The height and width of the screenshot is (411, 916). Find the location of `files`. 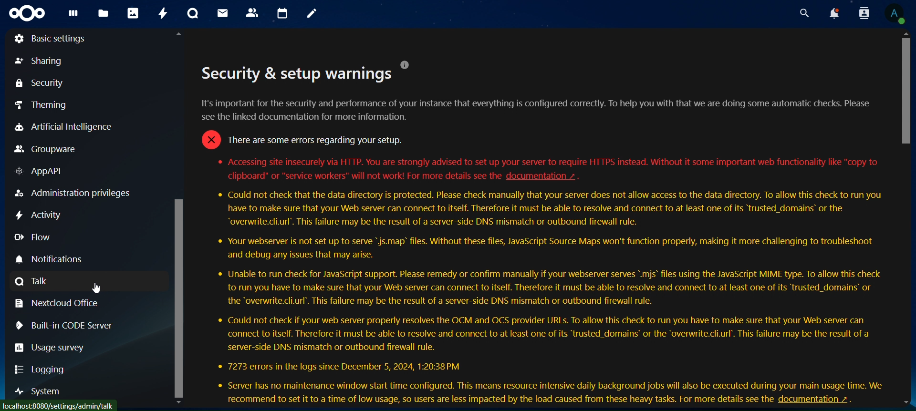

files is located at coordinates (103, 14).